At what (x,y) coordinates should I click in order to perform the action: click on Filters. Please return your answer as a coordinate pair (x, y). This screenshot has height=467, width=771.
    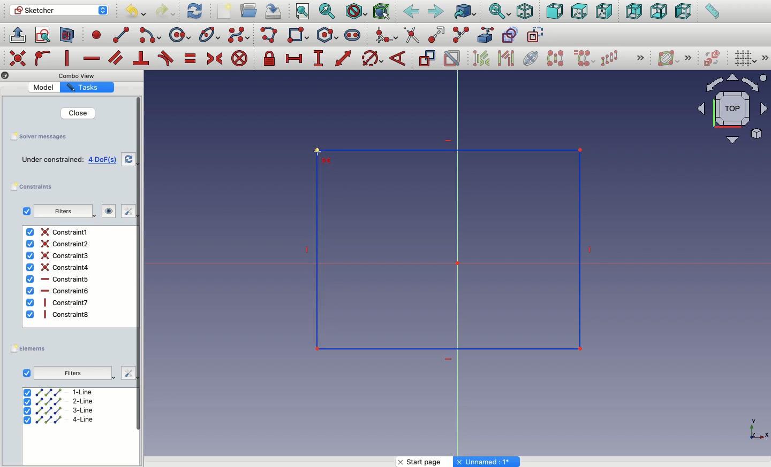
    Looking at the image, I should click on (72, 373).